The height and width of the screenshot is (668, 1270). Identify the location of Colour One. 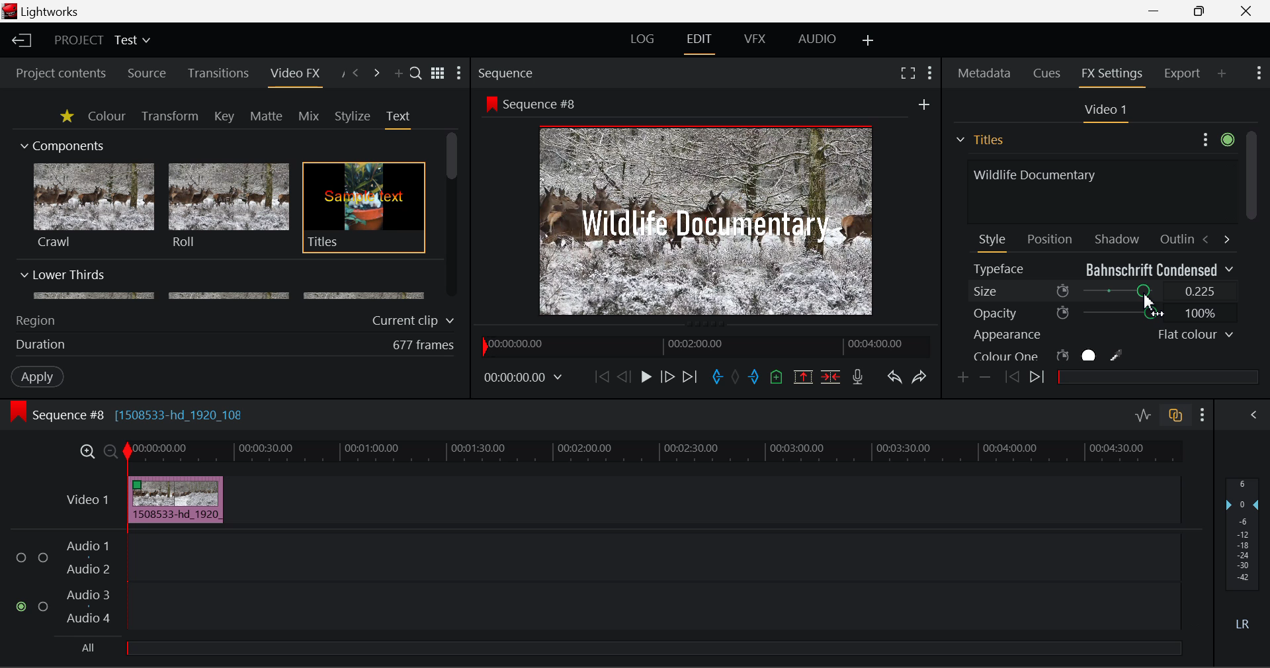
(1070, 355).